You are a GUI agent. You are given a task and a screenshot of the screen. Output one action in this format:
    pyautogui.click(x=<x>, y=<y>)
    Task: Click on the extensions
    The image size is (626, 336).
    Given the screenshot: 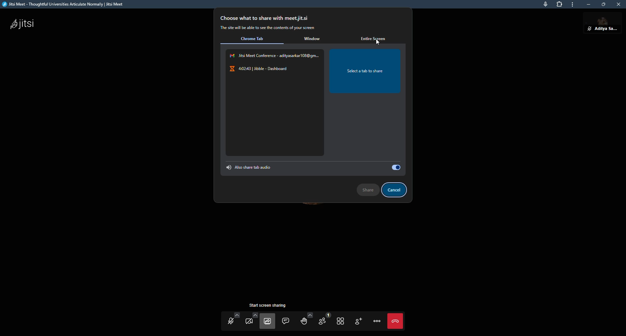 What is the action you would take?
    pyautogui.click(x=560, y=5)
    